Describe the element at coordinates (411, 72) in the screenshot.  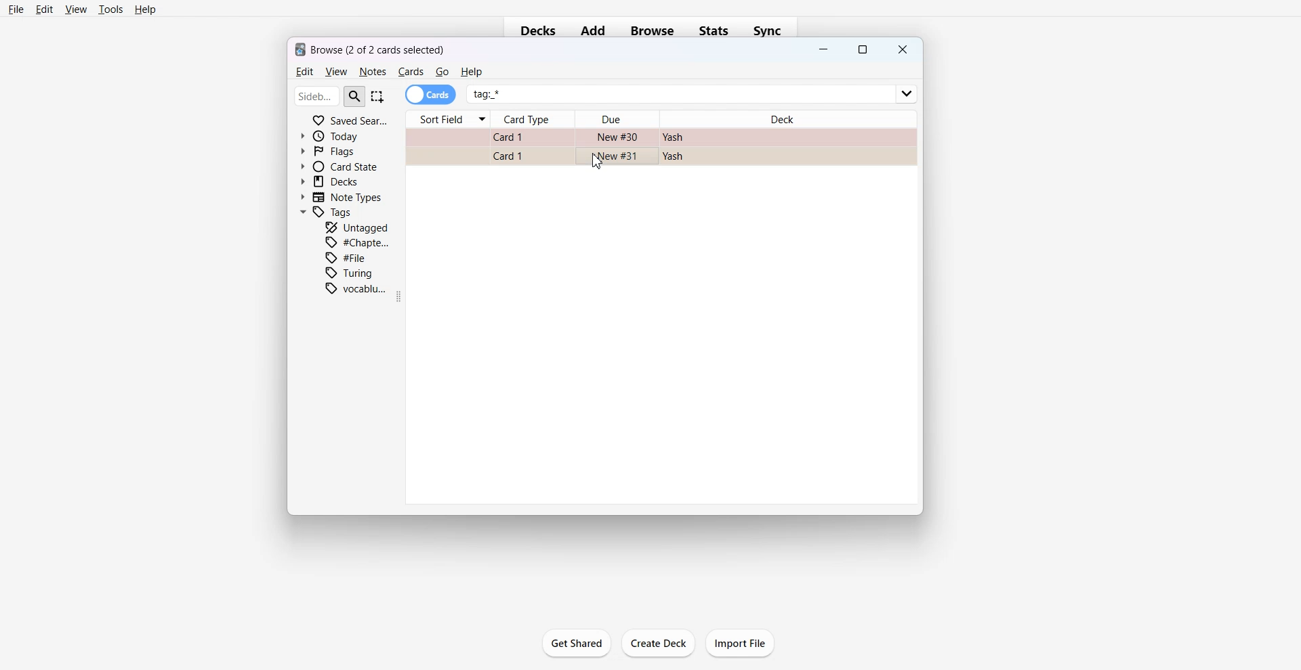
I see `Cards` at that location.